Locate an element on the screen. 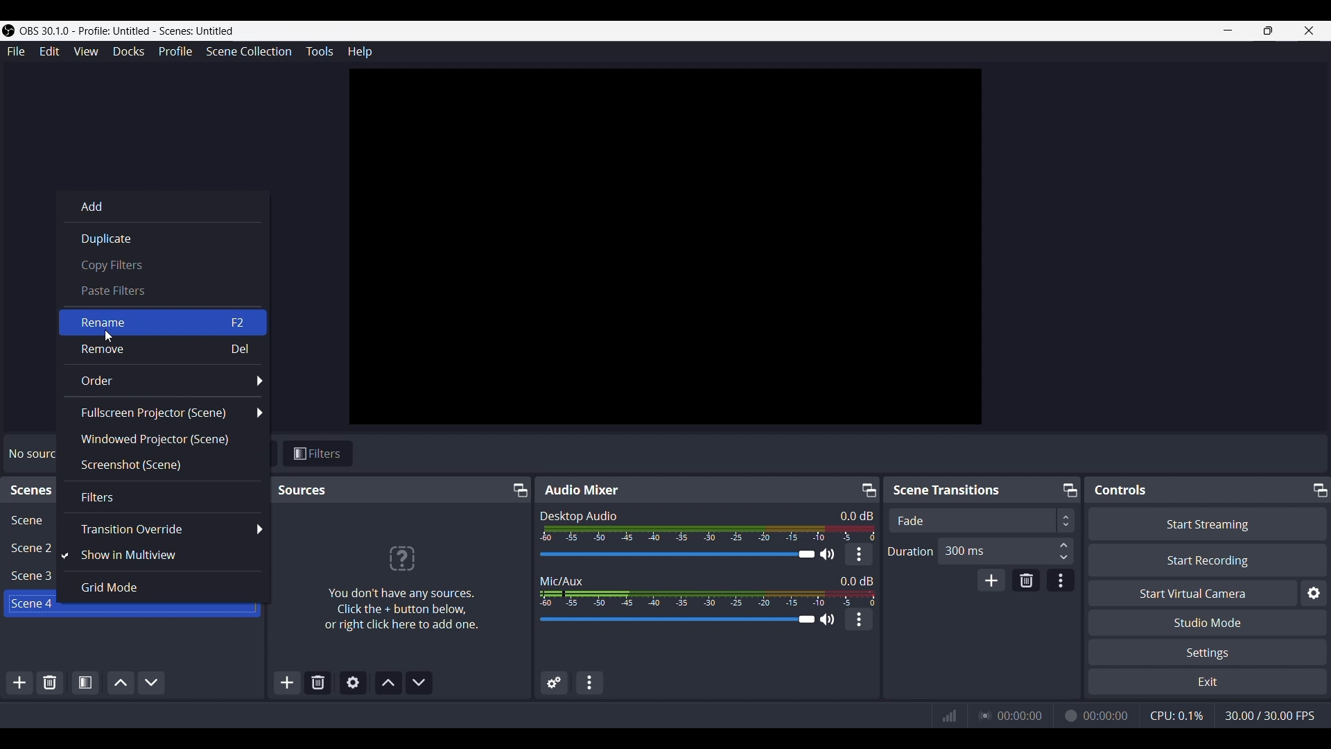  ? is located at coordinates (400, 556).